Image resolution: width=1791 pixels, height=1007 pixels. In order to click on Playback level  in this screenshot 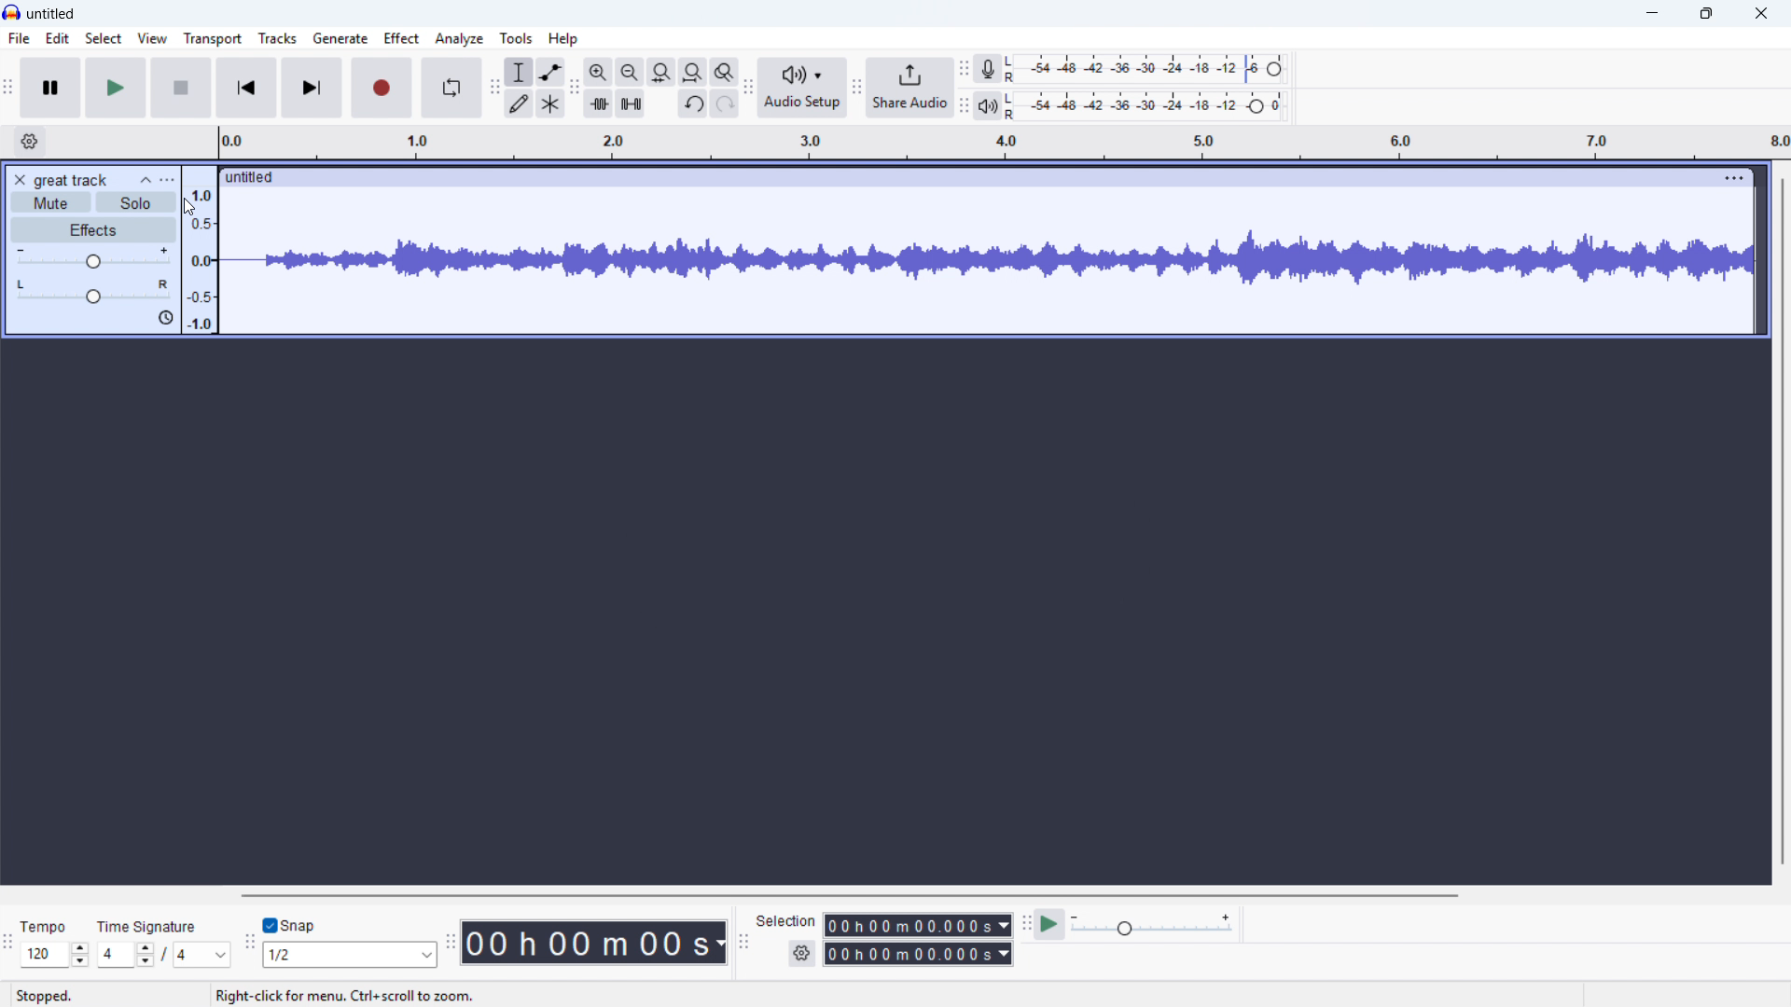, I will do `click(1149, 106)`.